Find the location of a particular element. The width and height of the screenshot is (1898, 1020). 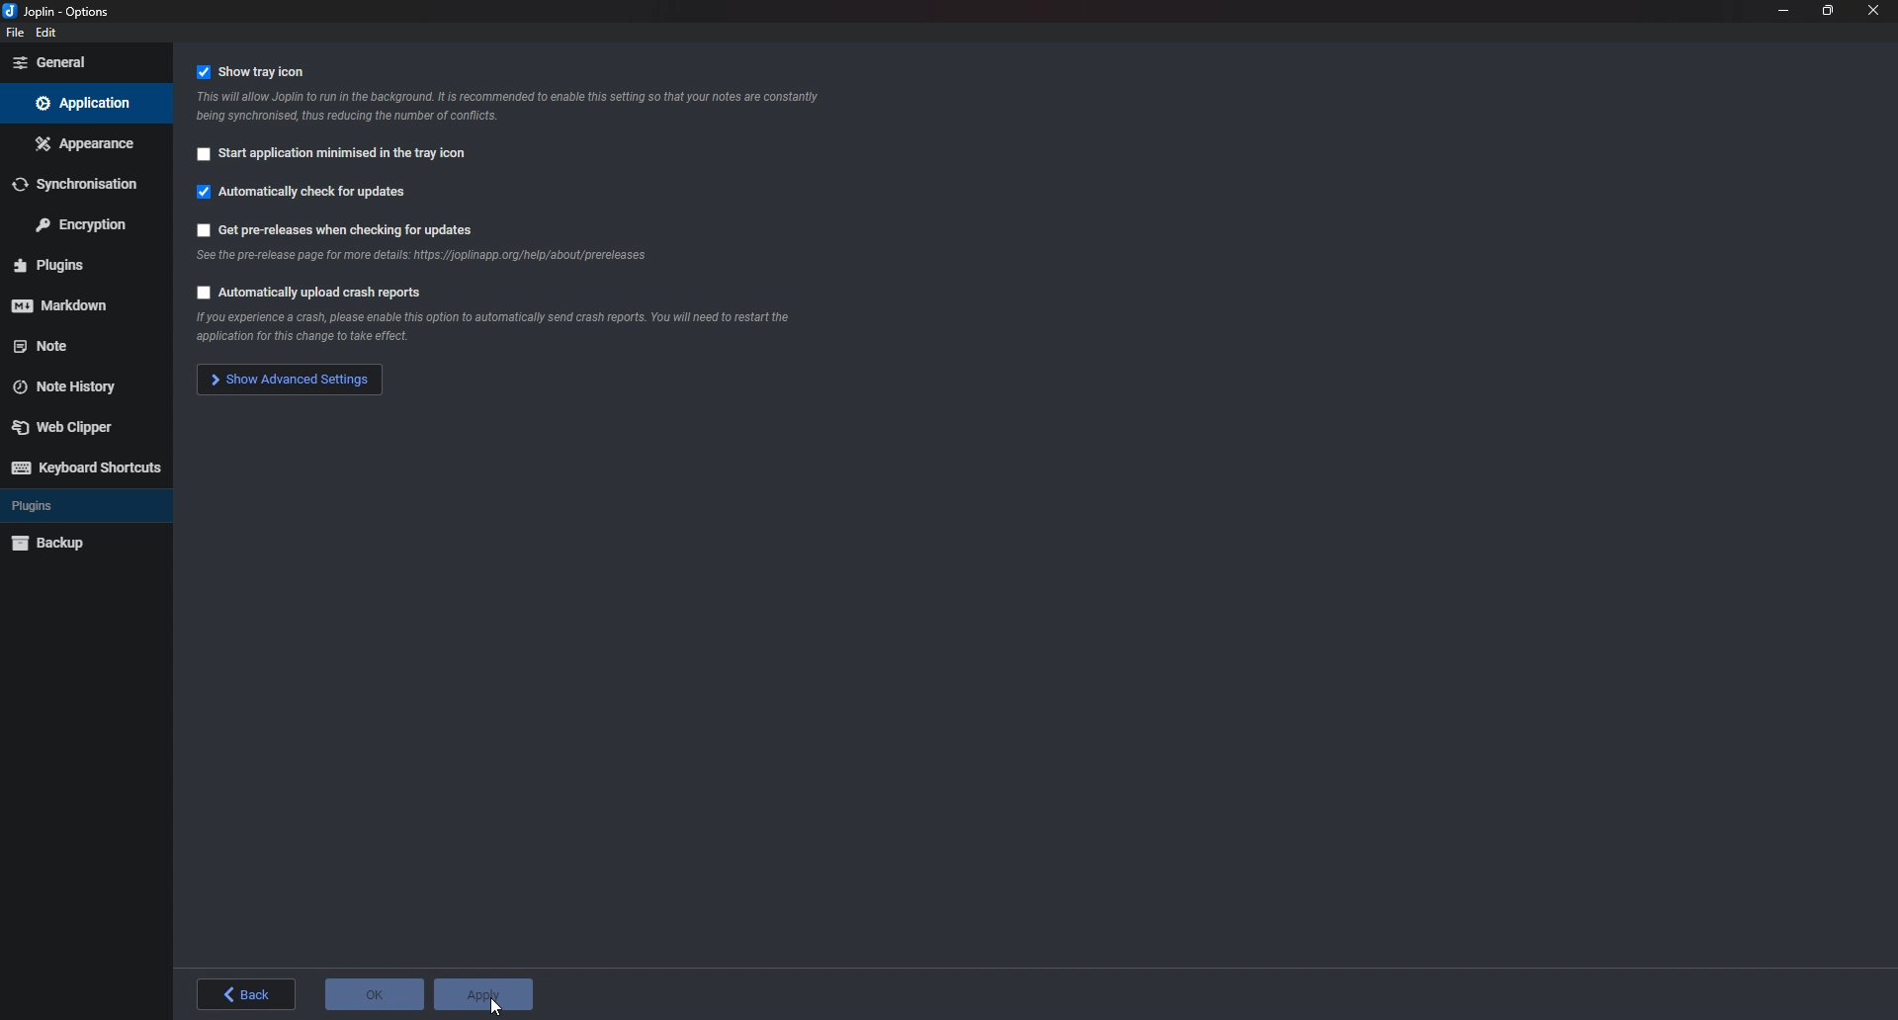

Automatically upload crash reports is located at coordinates (309, 296).